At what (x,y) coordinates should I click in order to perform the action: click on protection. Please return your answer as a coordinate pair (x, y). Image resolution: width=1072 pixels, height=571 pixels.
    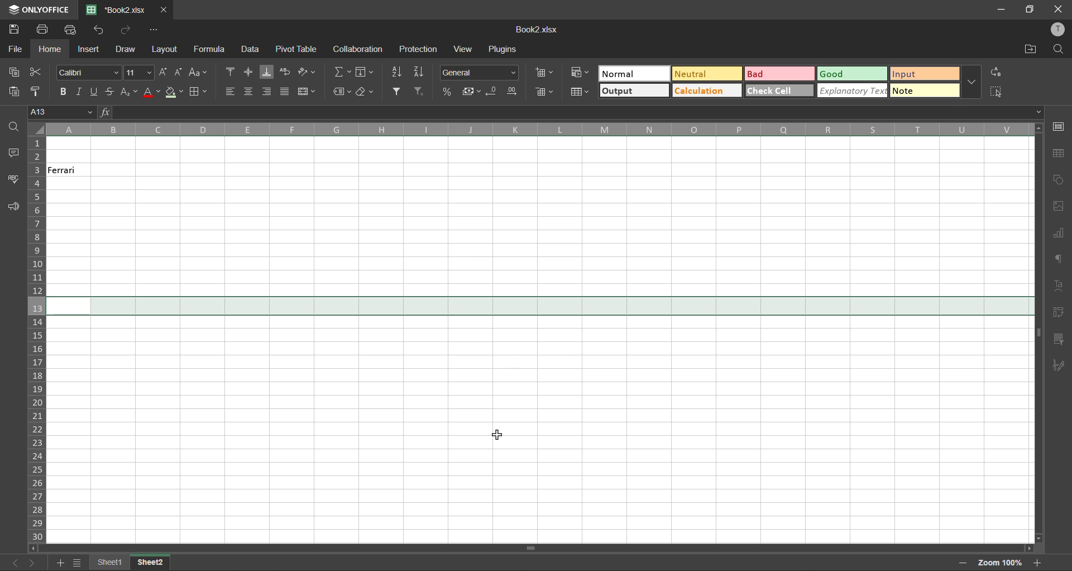
    Looking at the image, I should click on (420, 50).